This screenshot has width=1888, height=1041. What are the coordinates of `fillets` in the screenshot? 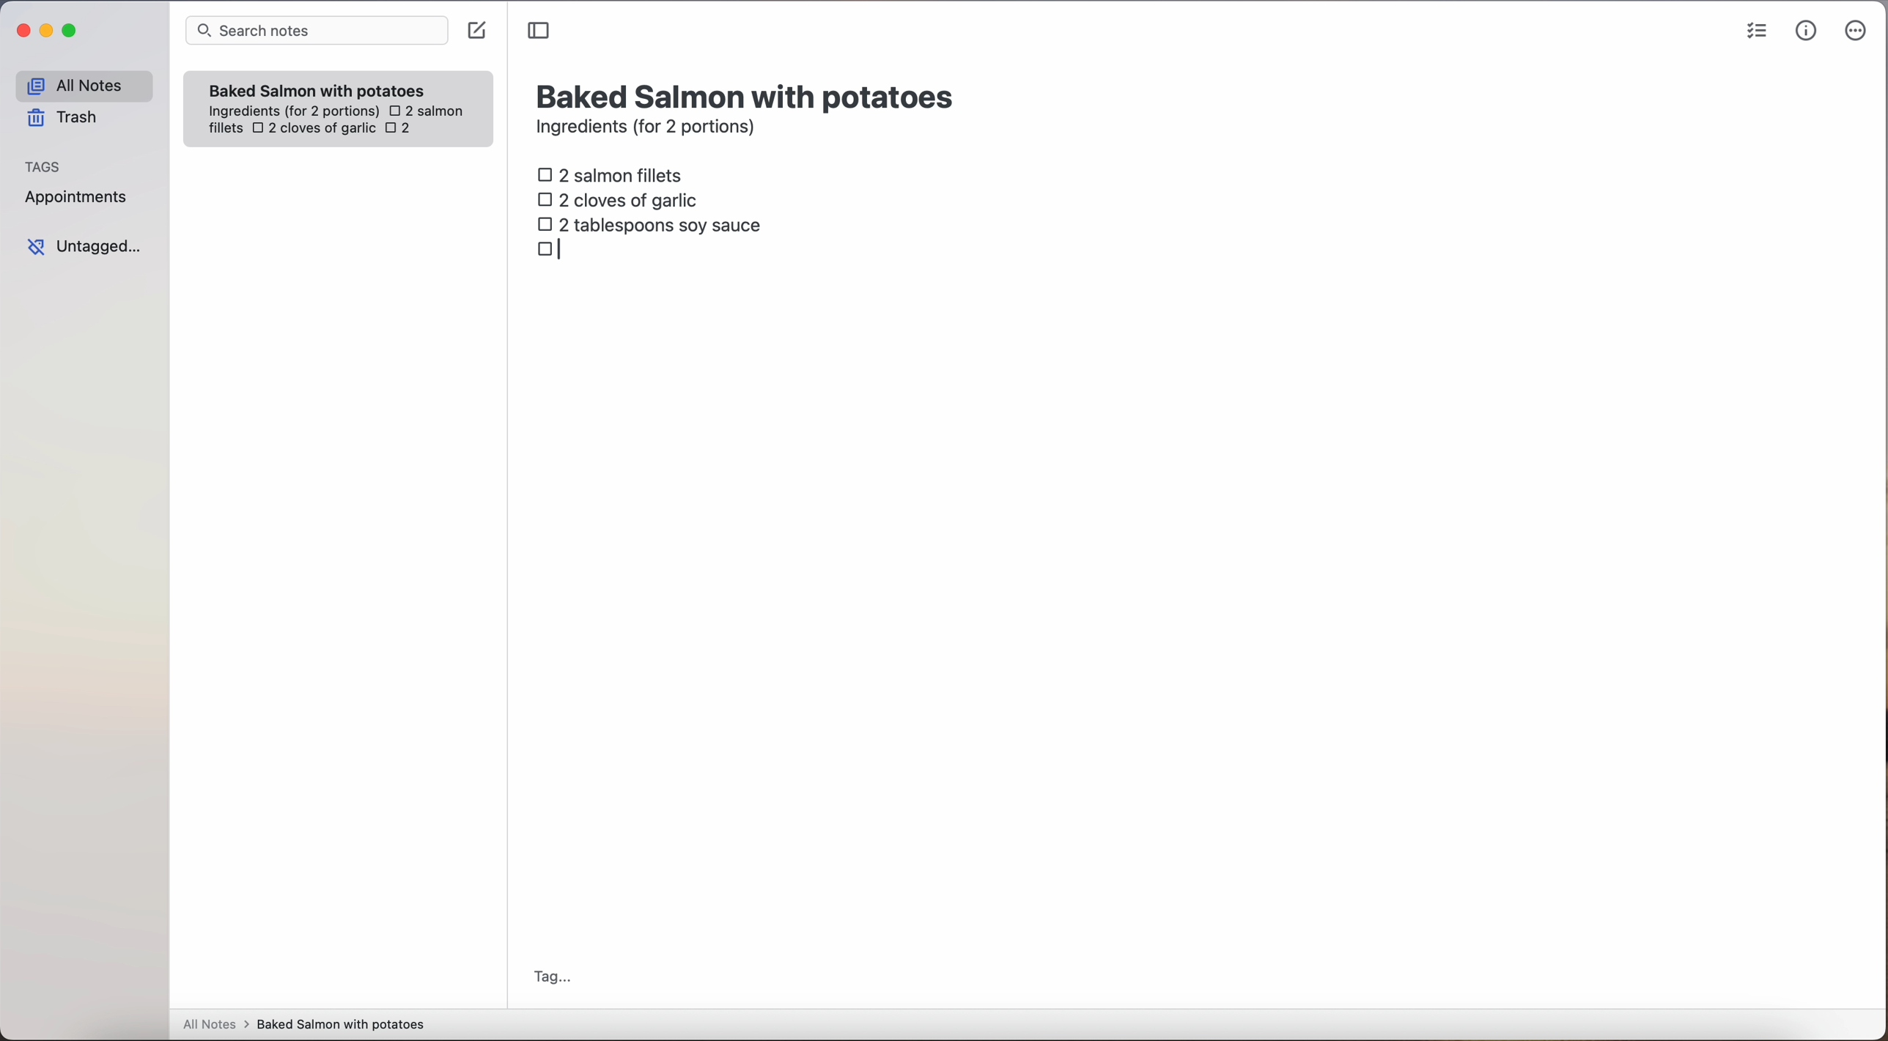 It's located at (226, 129).